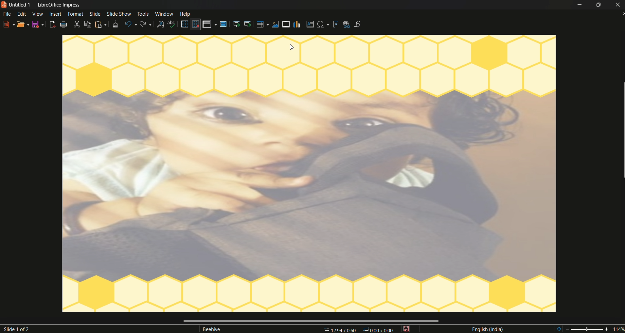  What do you see at coordinates (580, 5) in the screenshot?
I see `minimize` at bounding box center [580, 5].